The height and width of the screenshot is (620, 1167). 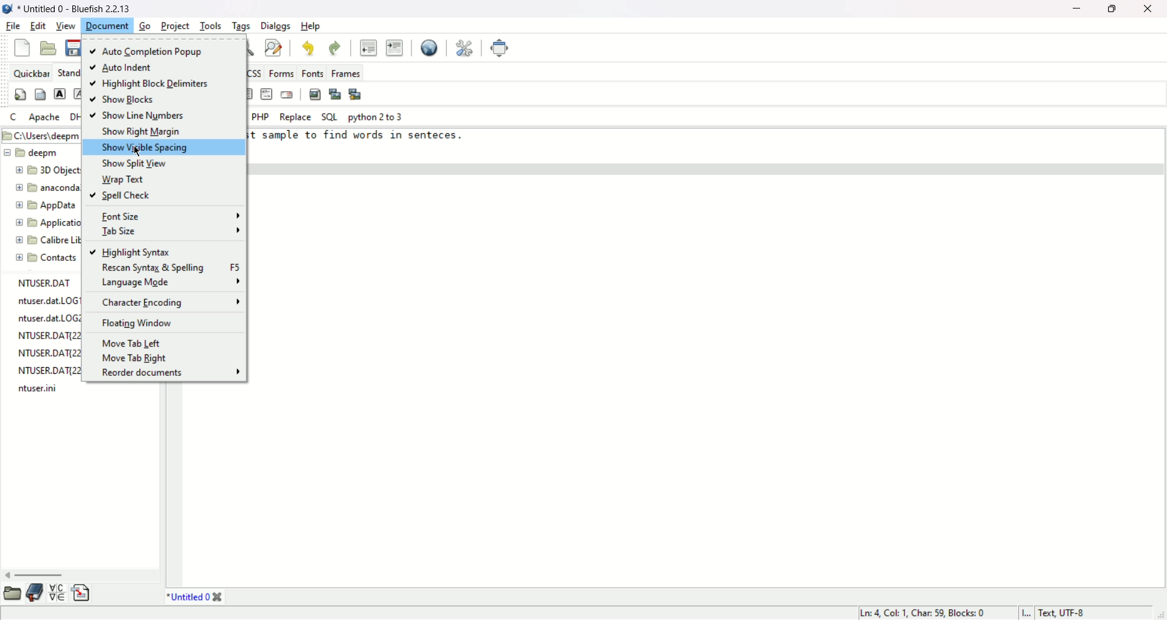 I want to click on indent, so click(x=396, y=47).